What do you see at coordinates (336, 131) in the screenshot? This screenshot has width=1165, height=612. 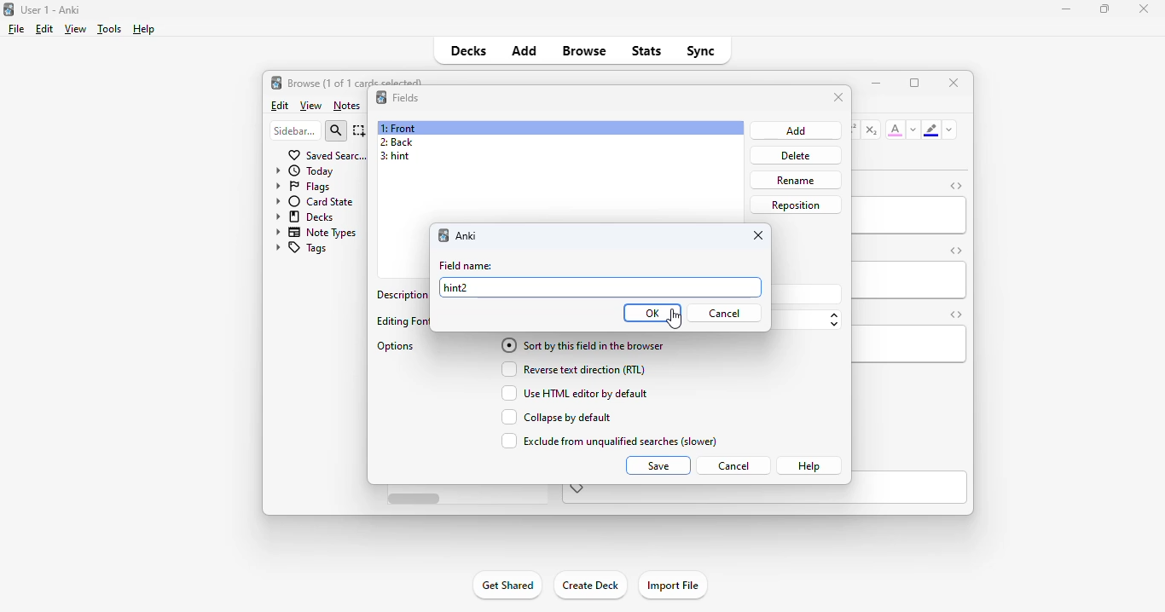 I see `search` at bounding box center [336, 131].